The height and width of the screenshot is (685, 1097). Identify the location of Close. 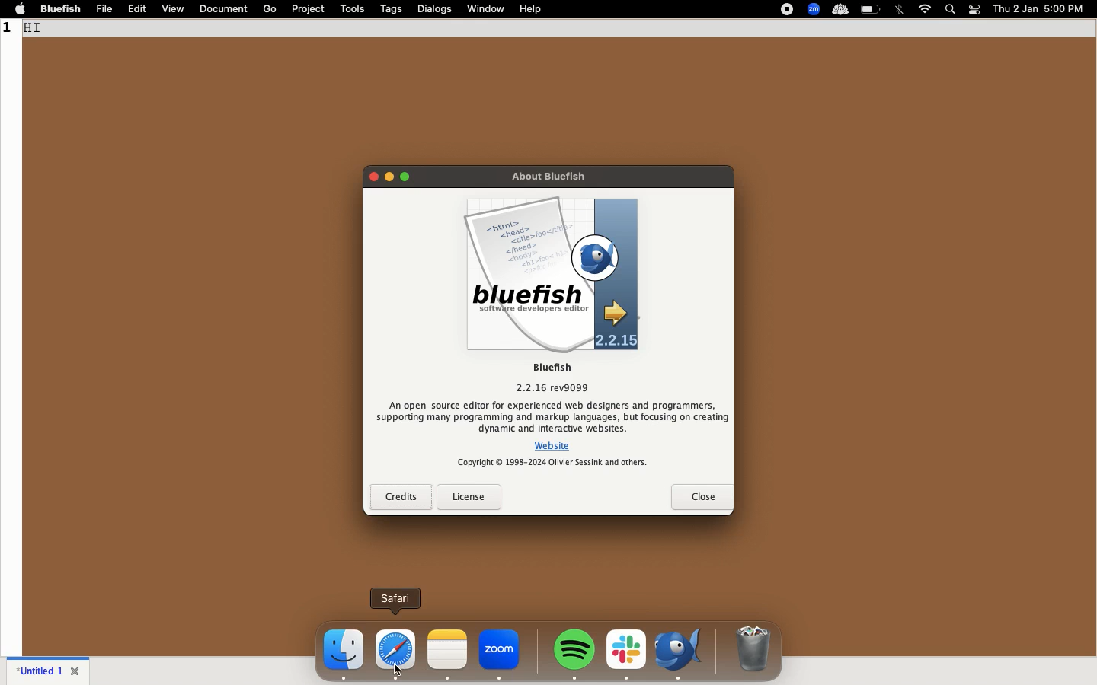
(77, 671).